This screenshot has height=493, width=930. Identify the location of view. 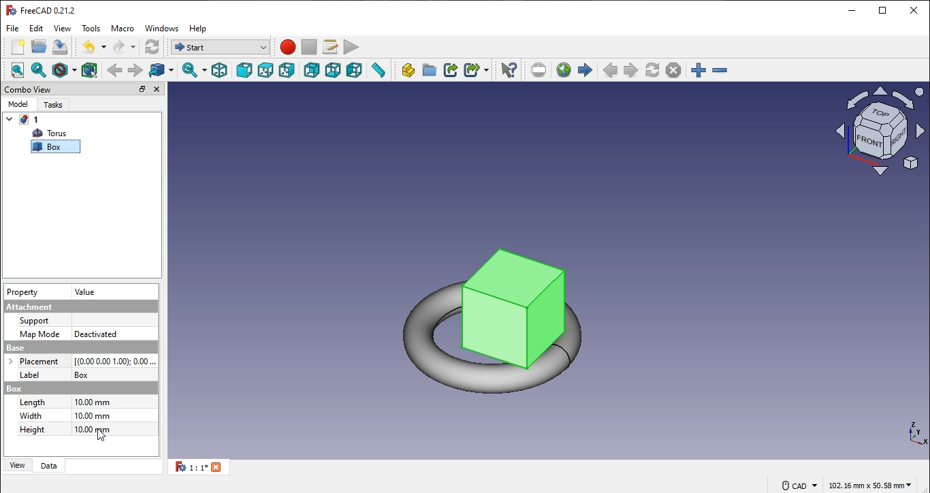
(18, 466).